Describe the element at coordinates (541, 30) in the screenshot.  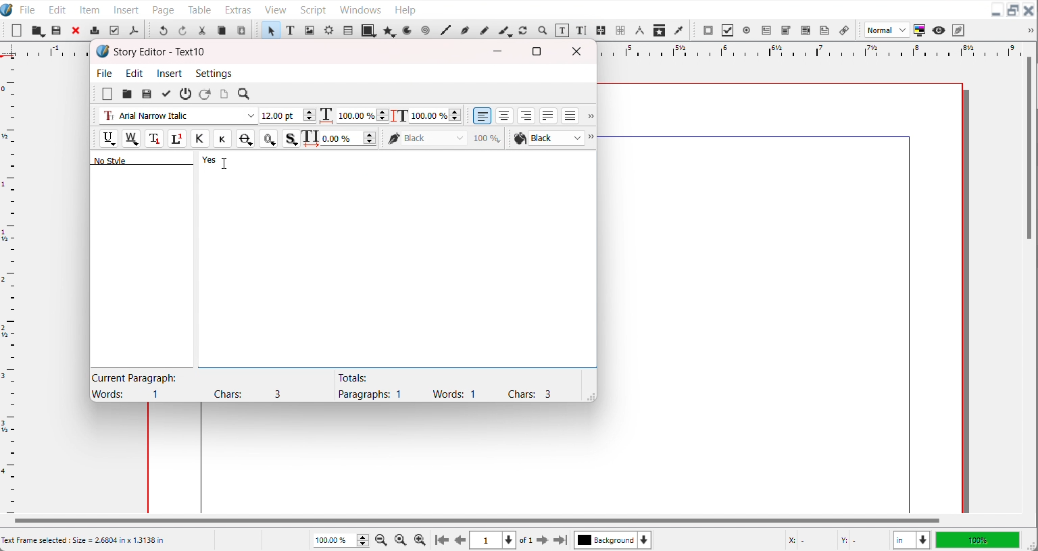
I see `Zoom in or out` at that location.